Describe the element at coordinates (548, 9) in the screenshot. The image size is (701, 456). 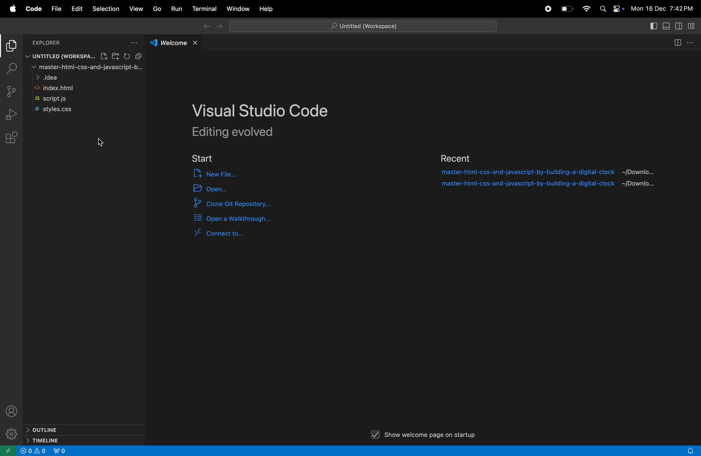
I see `record` at that location.